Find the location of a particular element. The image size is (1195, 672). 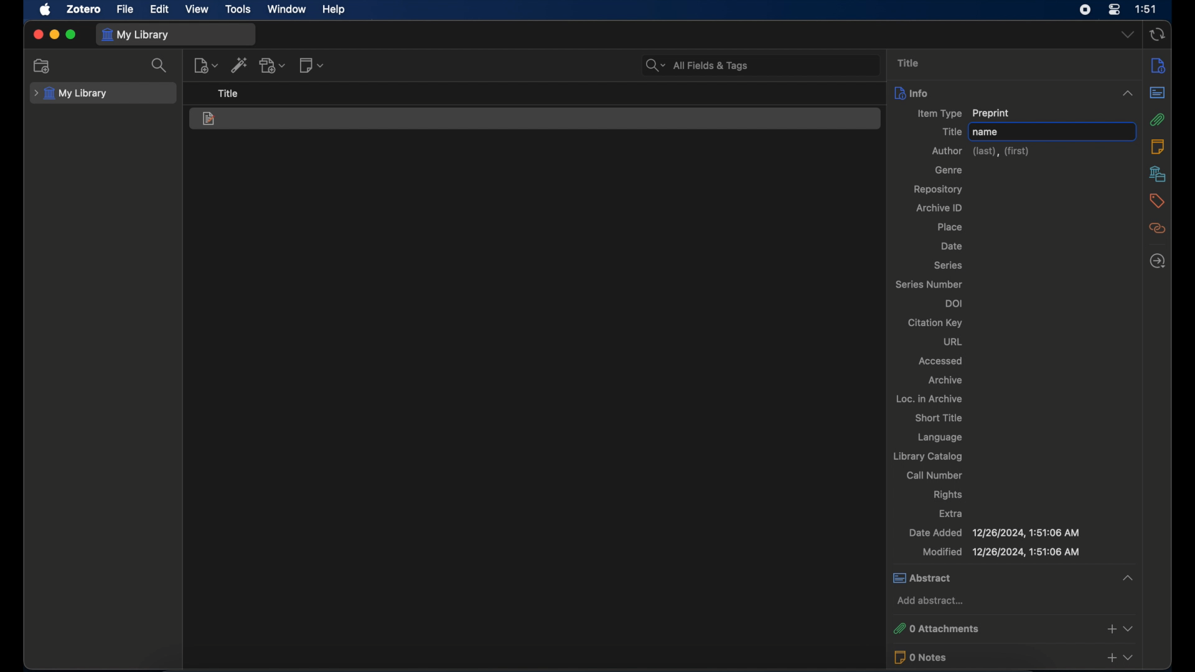

rights is located at coordinates (948, 495).